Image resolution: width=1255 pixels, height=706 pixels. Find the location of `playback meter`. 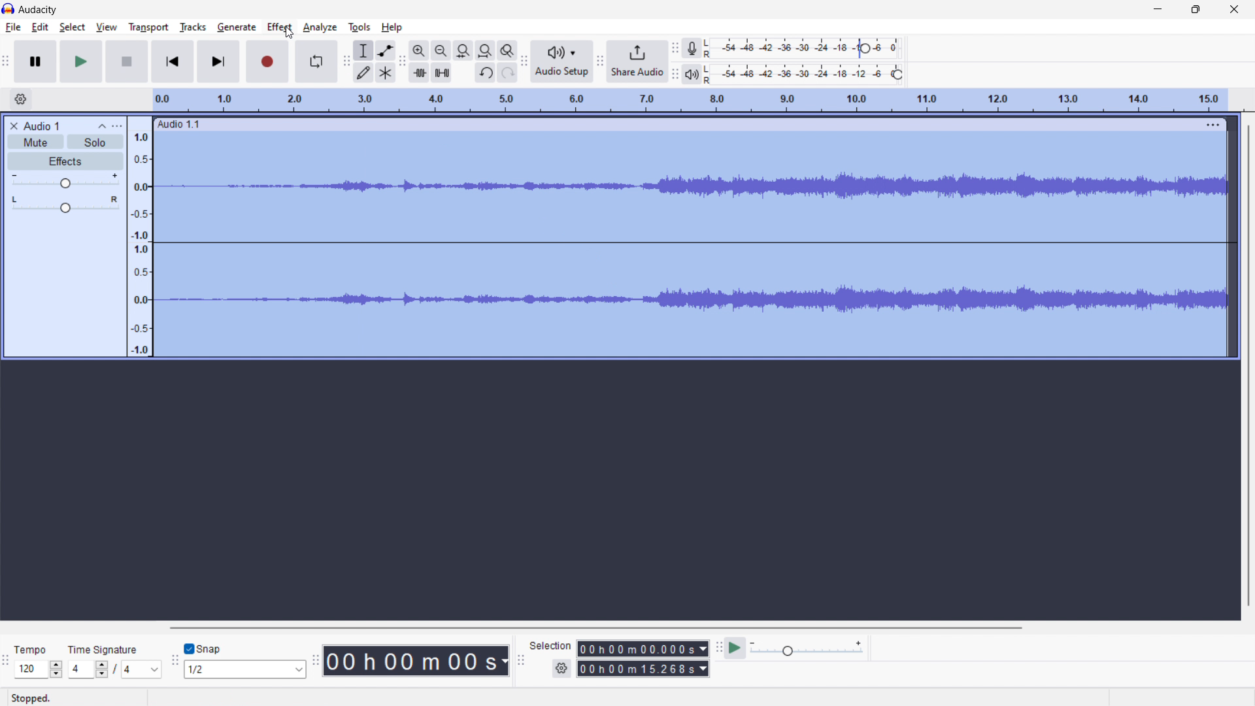

playback meter is located at coordinates (692, 75).